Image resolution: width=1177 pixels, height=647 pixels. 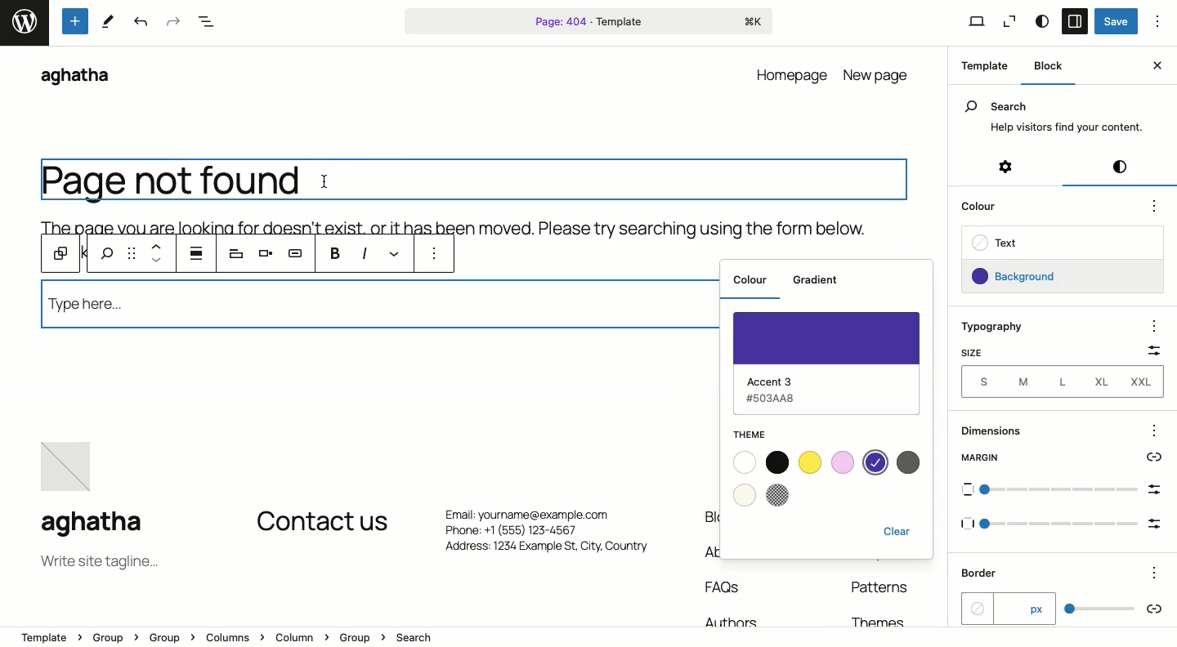 I want to click on AI, so click(x=297, y=255).